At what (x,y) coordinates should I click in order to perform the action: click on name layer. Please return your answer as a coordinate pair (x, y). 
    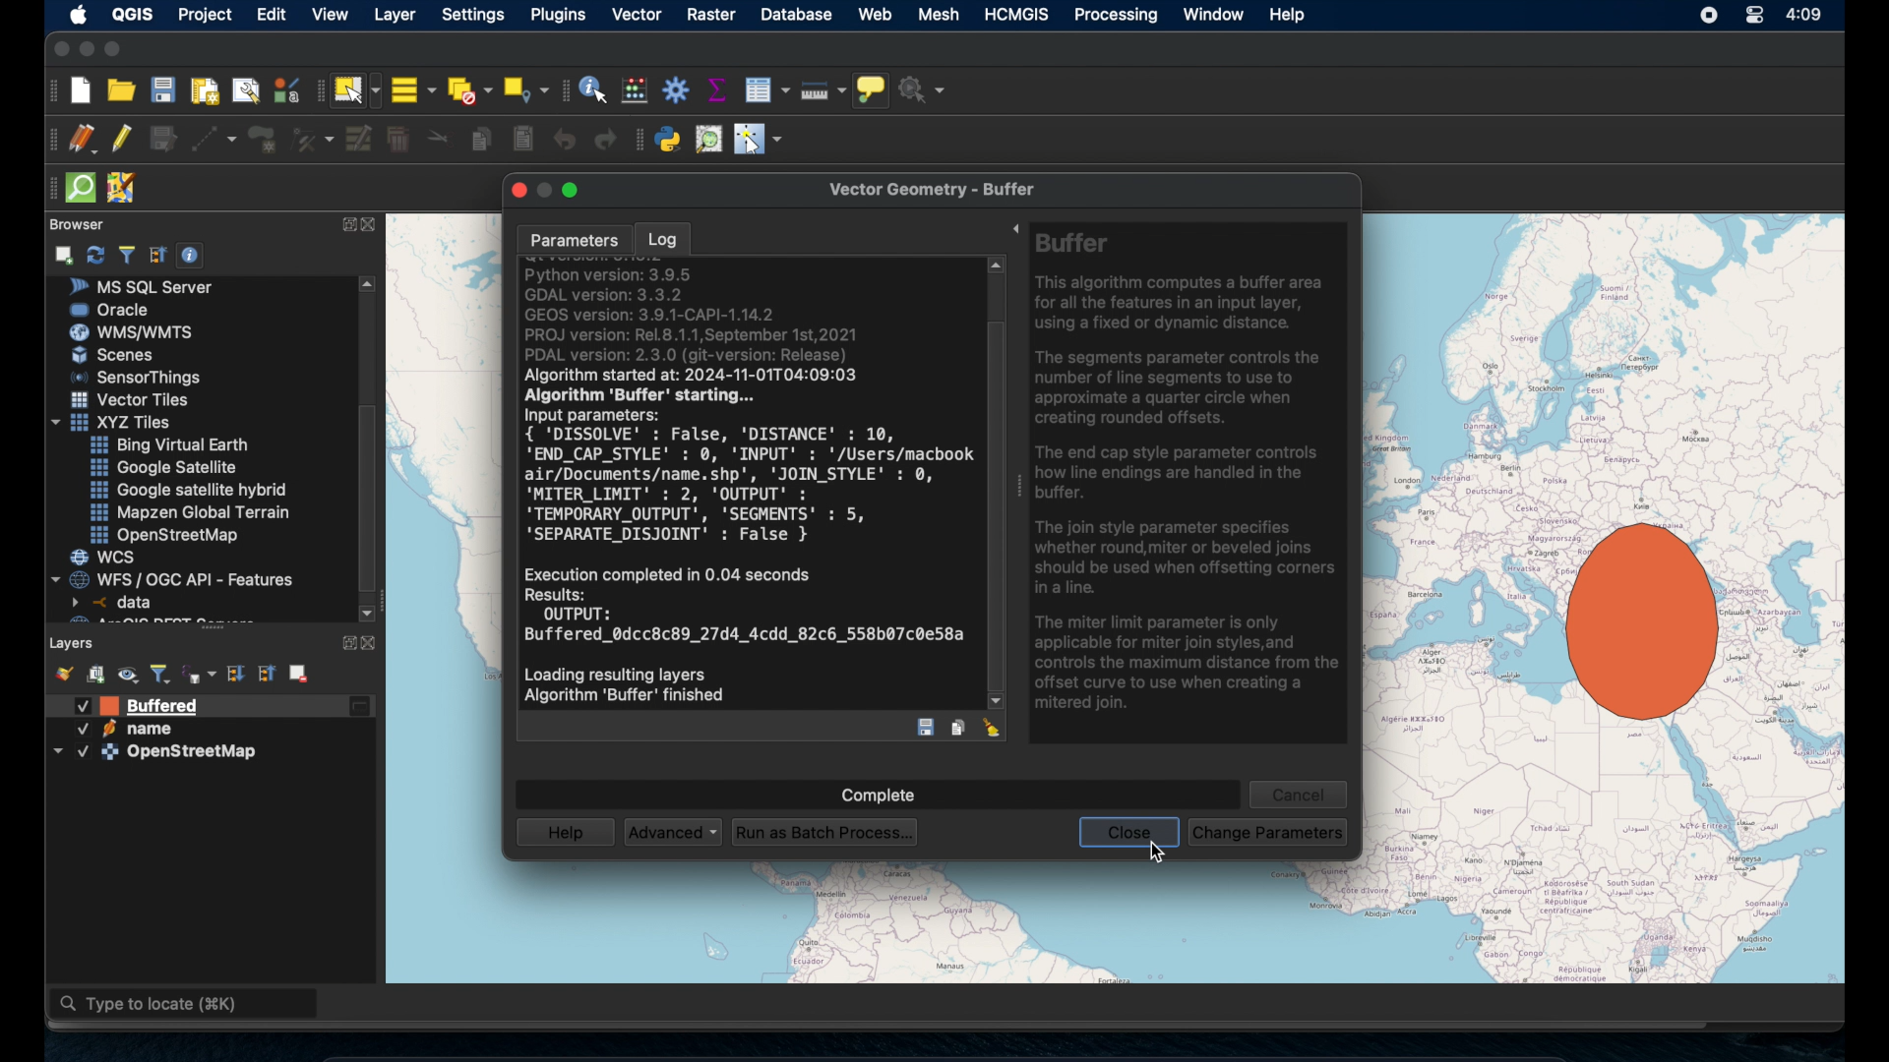
    Looking at the image, I should click on (132, 706).